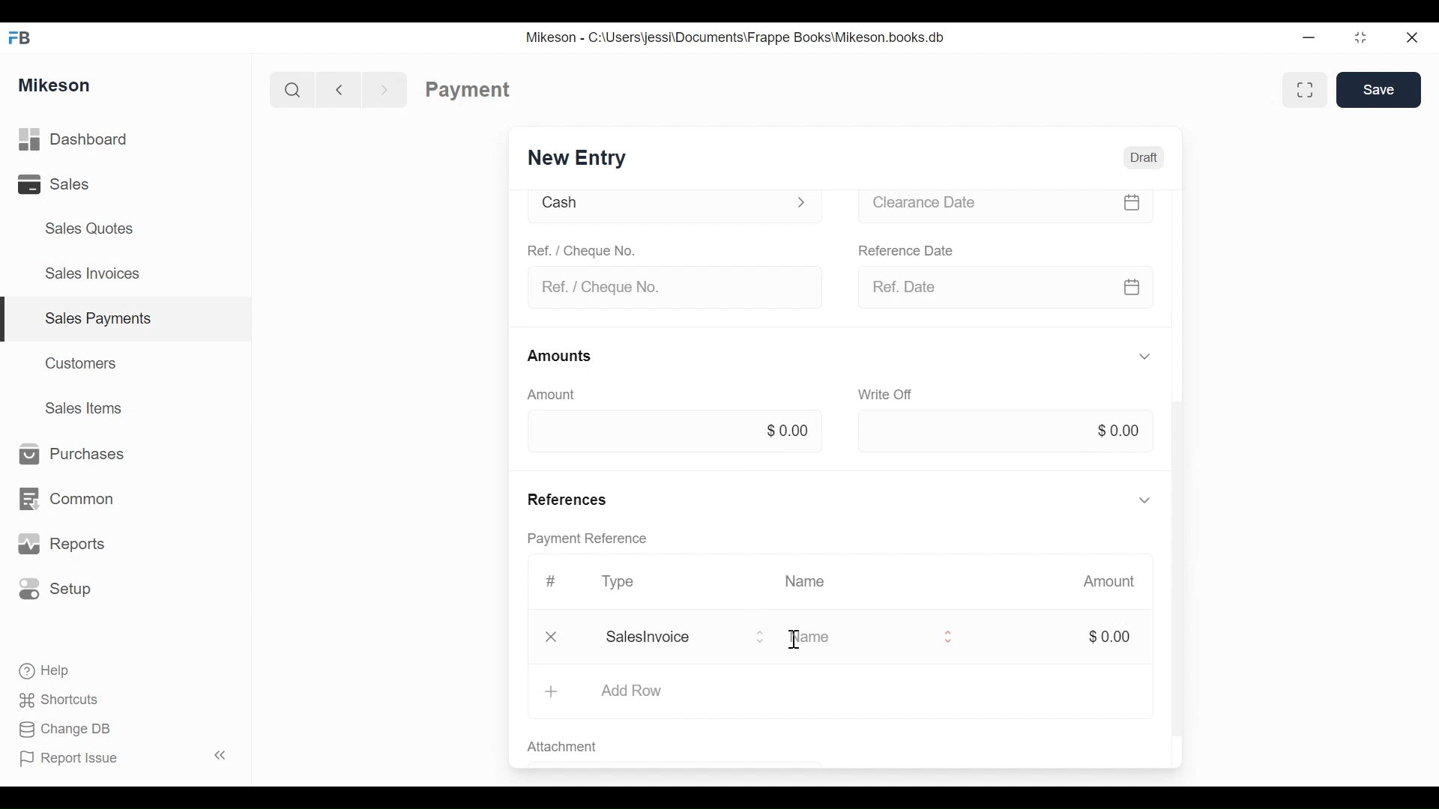 The image size is (1439, 809). Describe the element at coordinates (789, 433) in the screenshot. I see `$0.00` at that location.